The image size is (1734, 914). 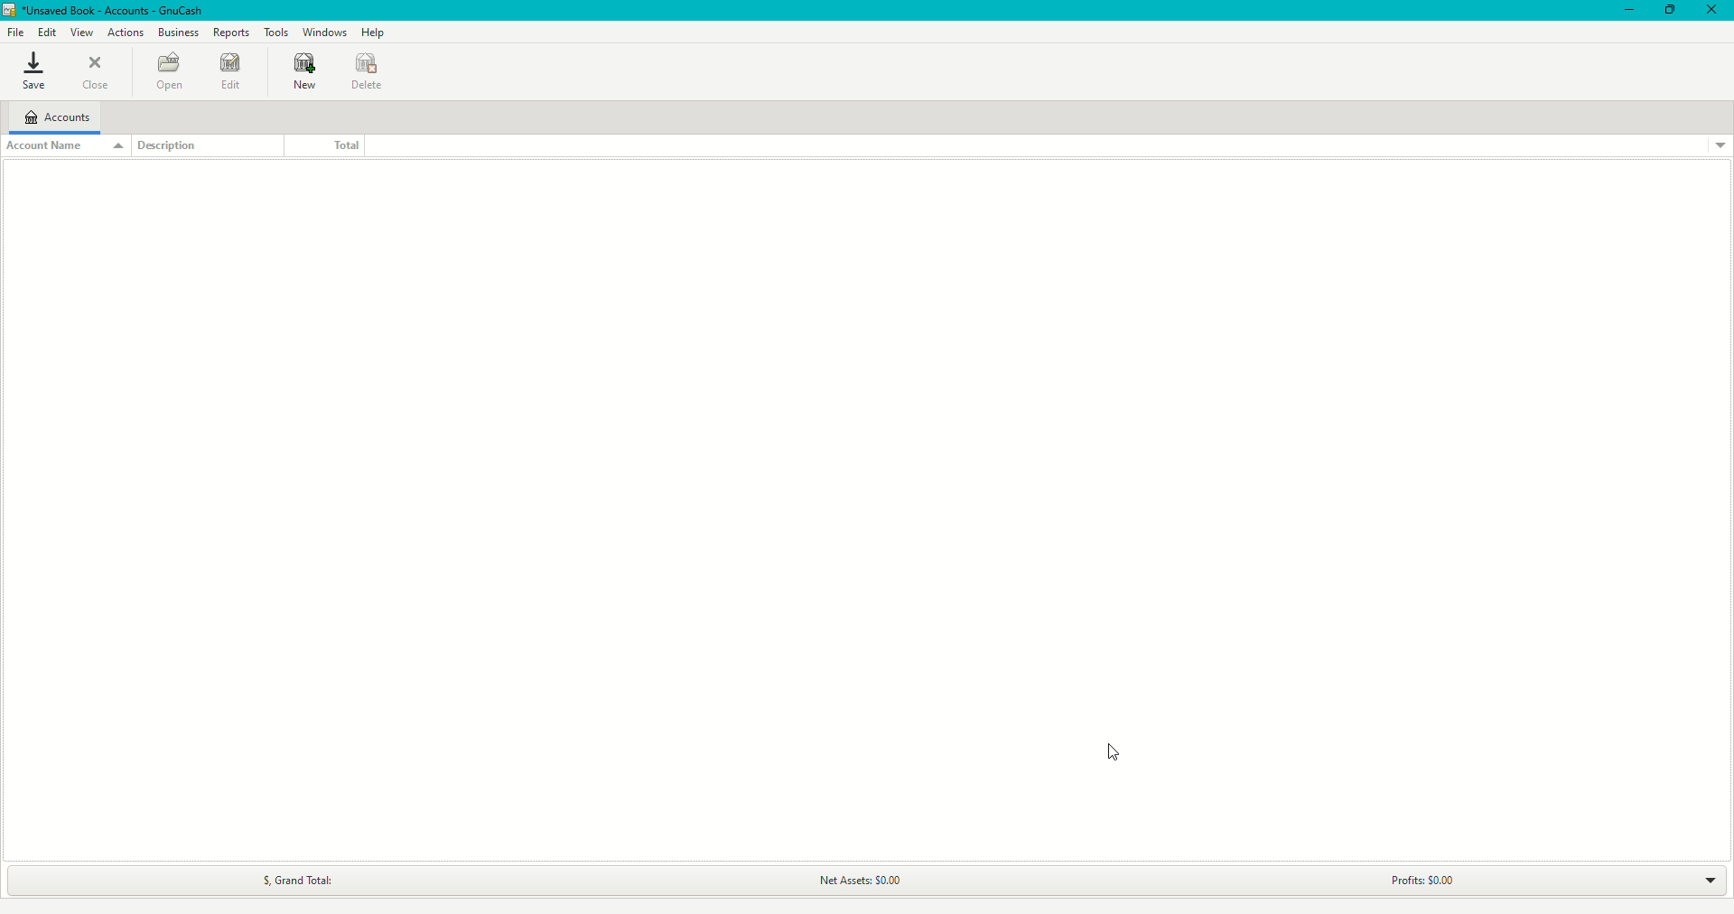 I want to click on View, so click(x=79, y=33).